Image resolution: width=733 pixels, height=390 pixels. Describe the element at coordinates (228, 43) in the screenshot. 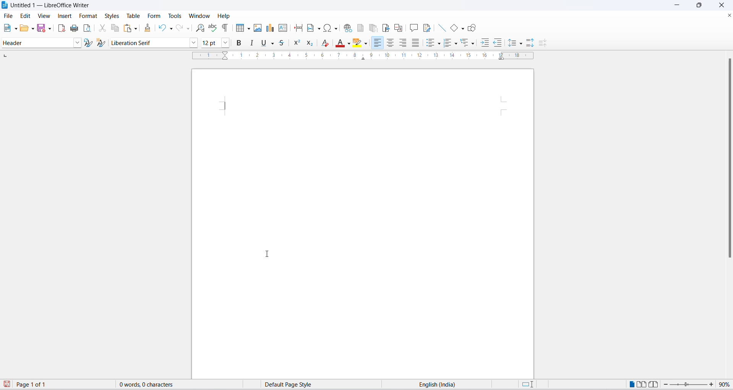

I see `font size options` at that location.